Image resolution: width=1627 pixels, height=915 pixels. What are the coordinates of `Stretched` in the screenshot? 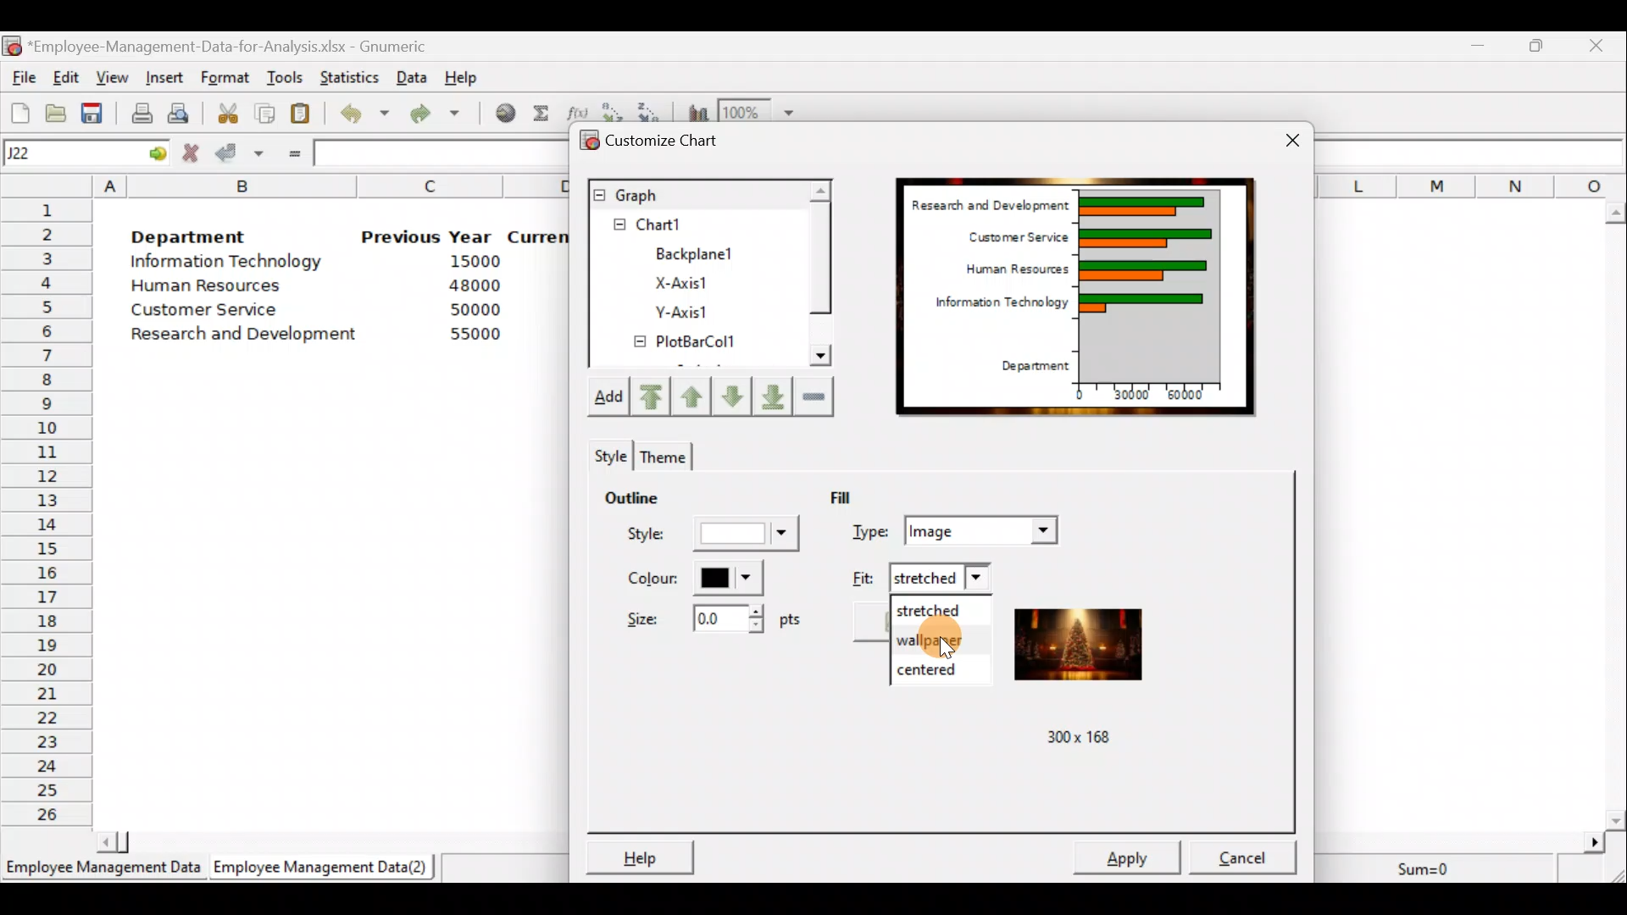 It's located at (937, 609).